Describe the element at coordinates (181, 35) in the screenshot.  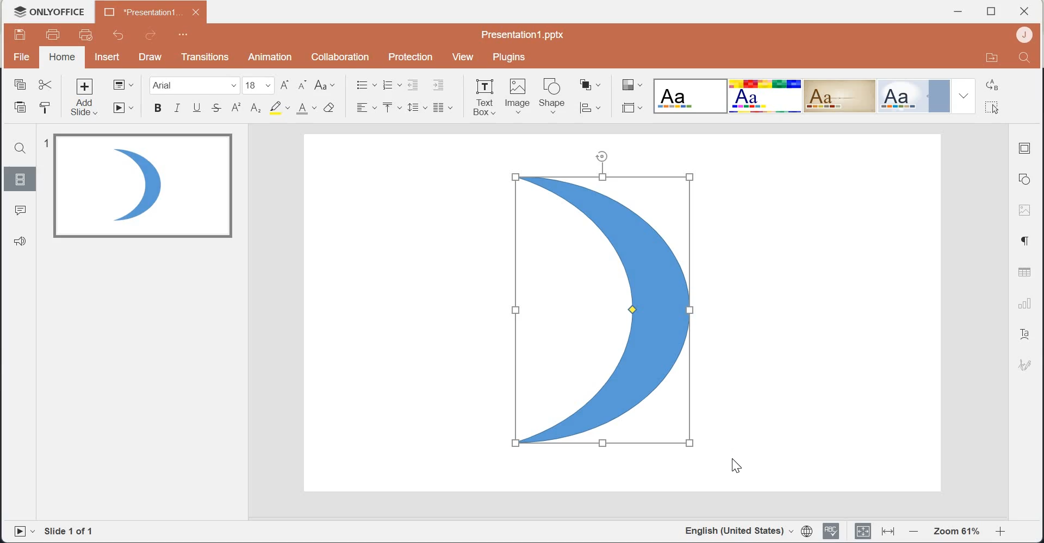
I see `Customize Quick Access Toolbar` at that location.